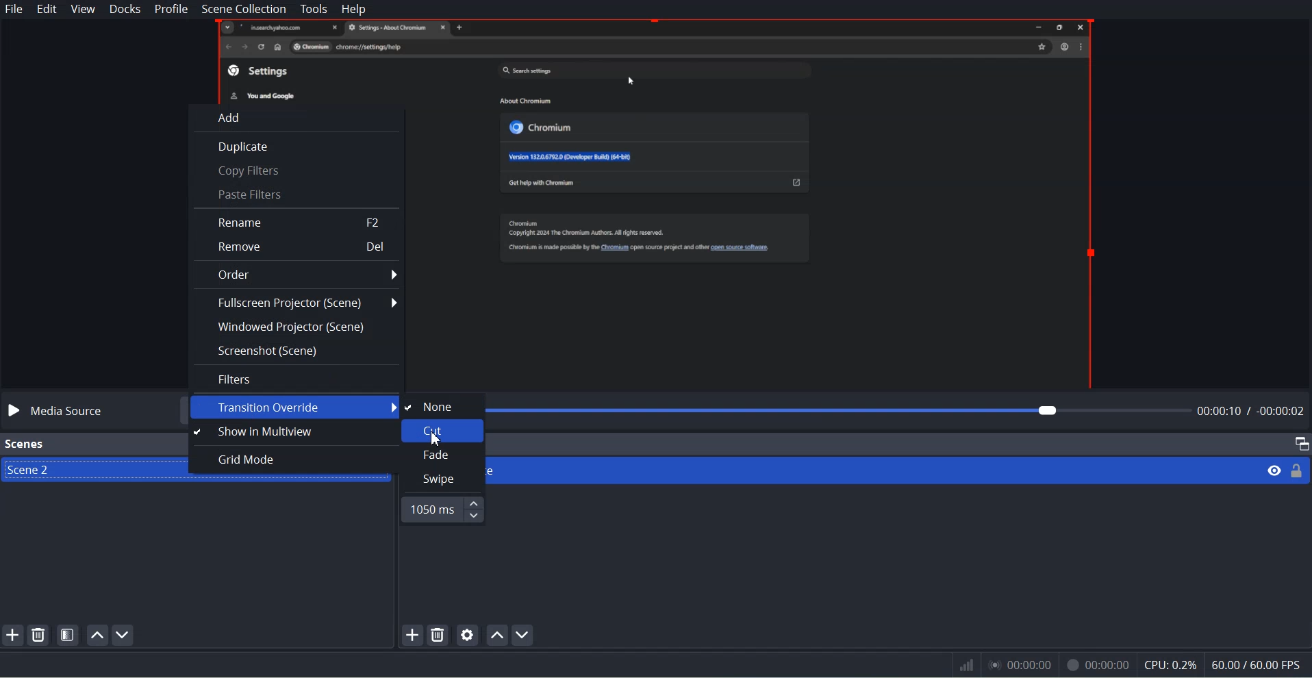 This screenshot has height=678, width=1312. What do you see at coordinates (1275, 470) in the screenshot?
I see `eye` at bounding box center [1275, 470].